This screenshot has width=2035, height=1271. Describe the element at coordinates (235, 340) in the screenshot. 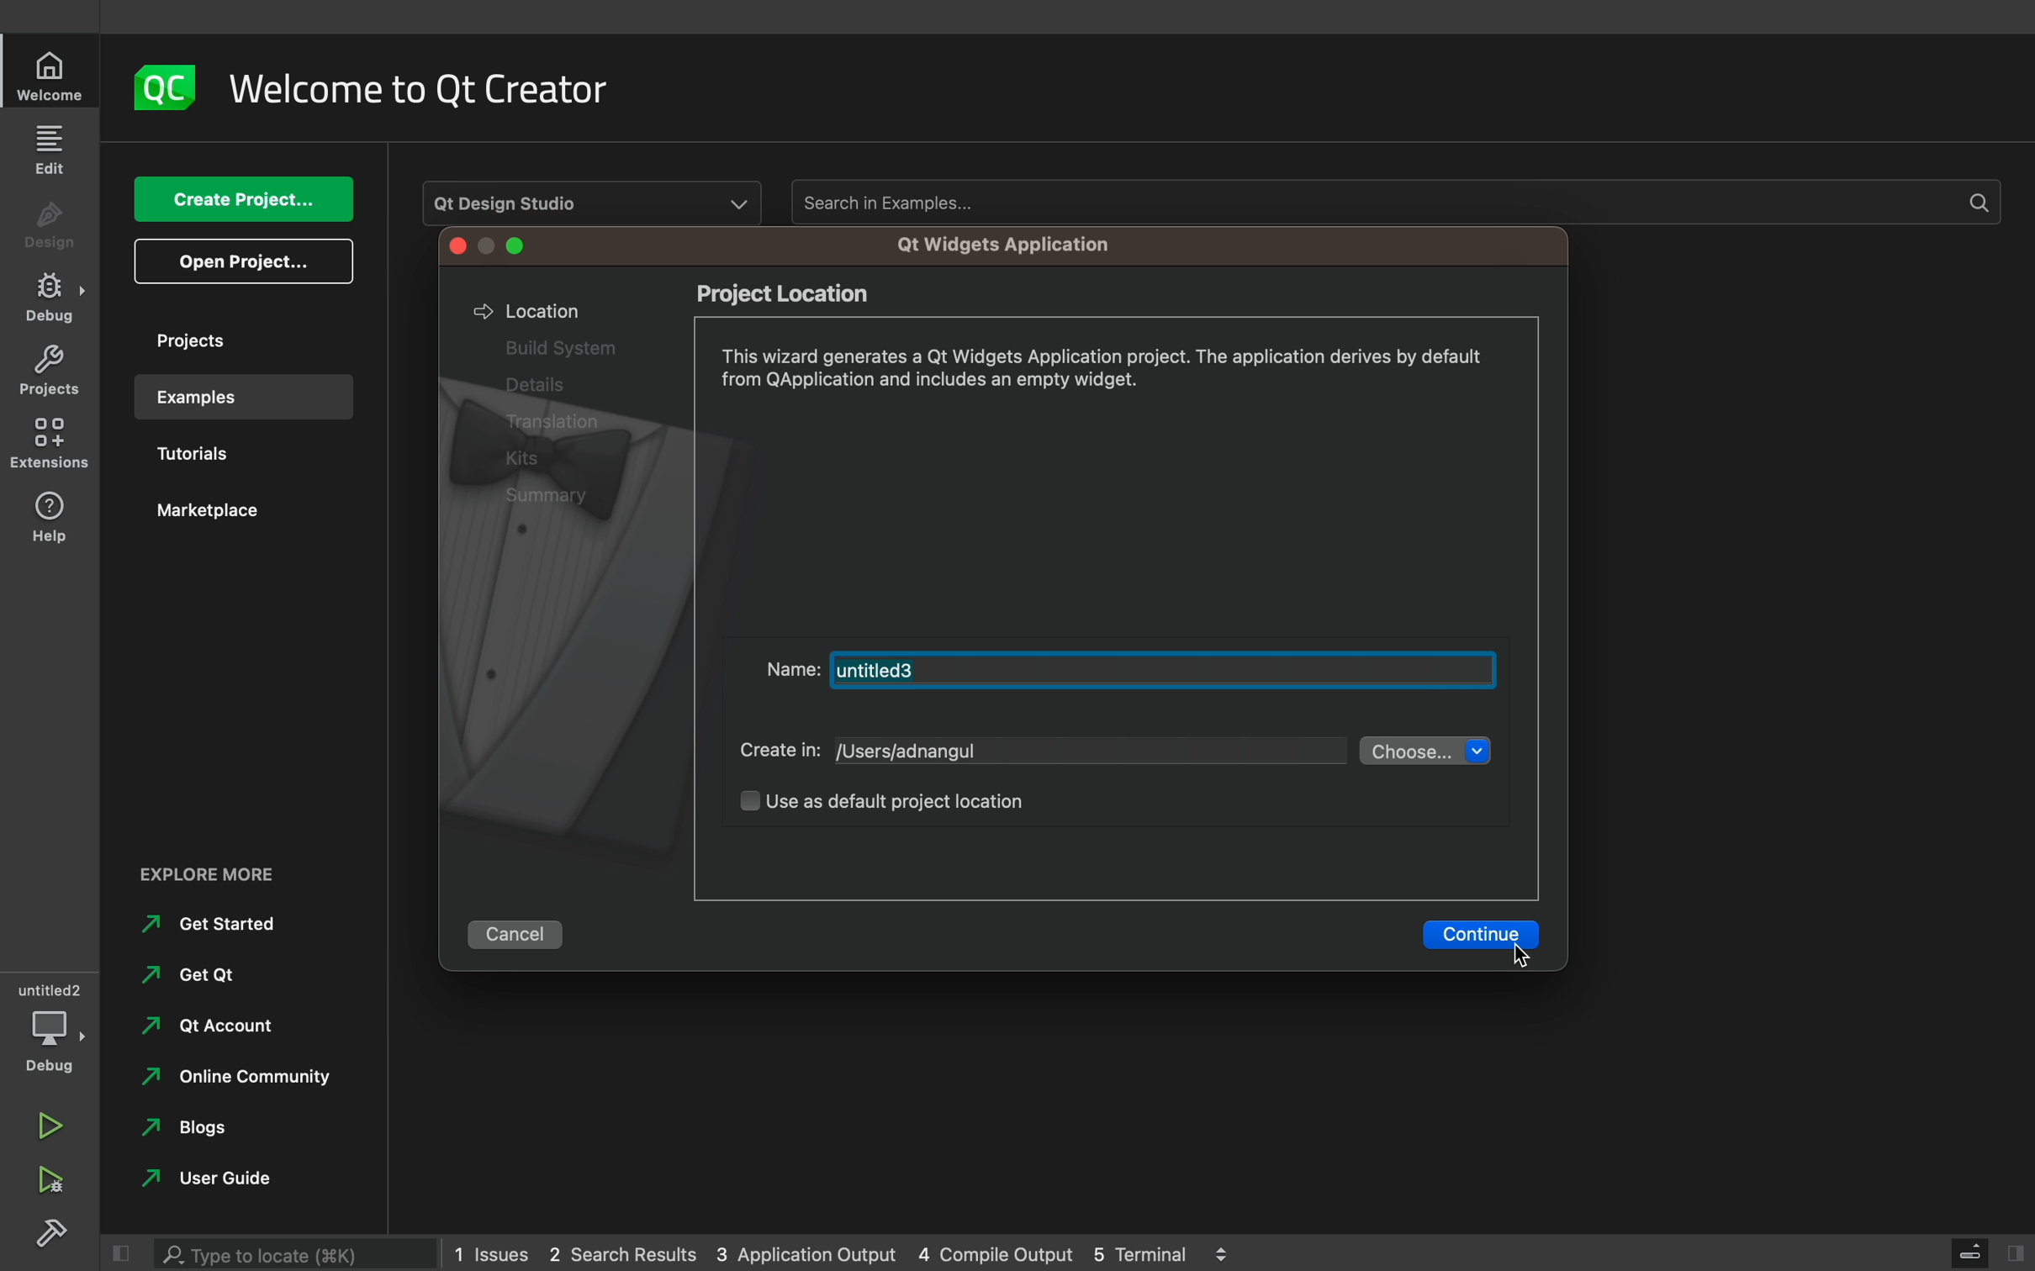

I see `projects` at that location.